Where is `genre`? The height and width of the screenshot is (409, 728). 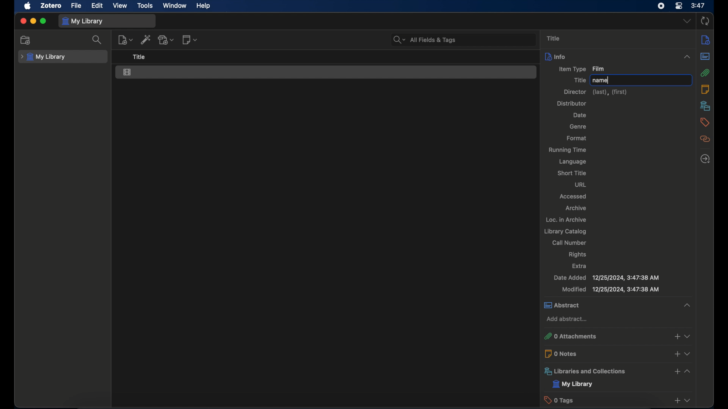 genre is located at coordinates (578, 126).